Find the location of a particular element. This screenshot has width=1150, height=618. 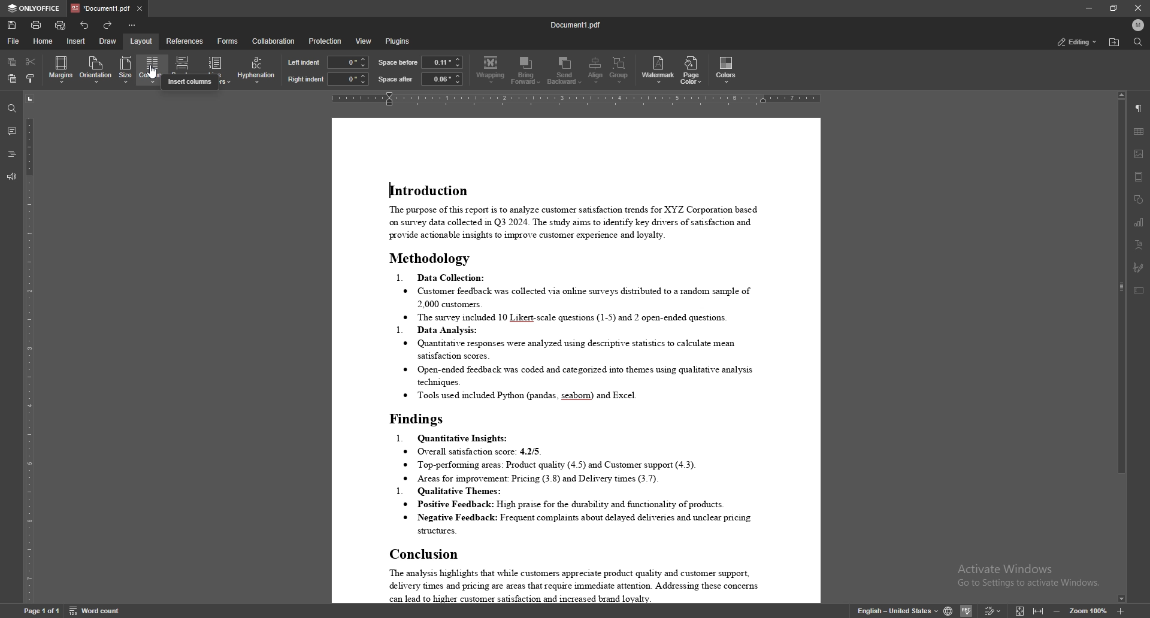

table is located at coordinates (1139, 132).